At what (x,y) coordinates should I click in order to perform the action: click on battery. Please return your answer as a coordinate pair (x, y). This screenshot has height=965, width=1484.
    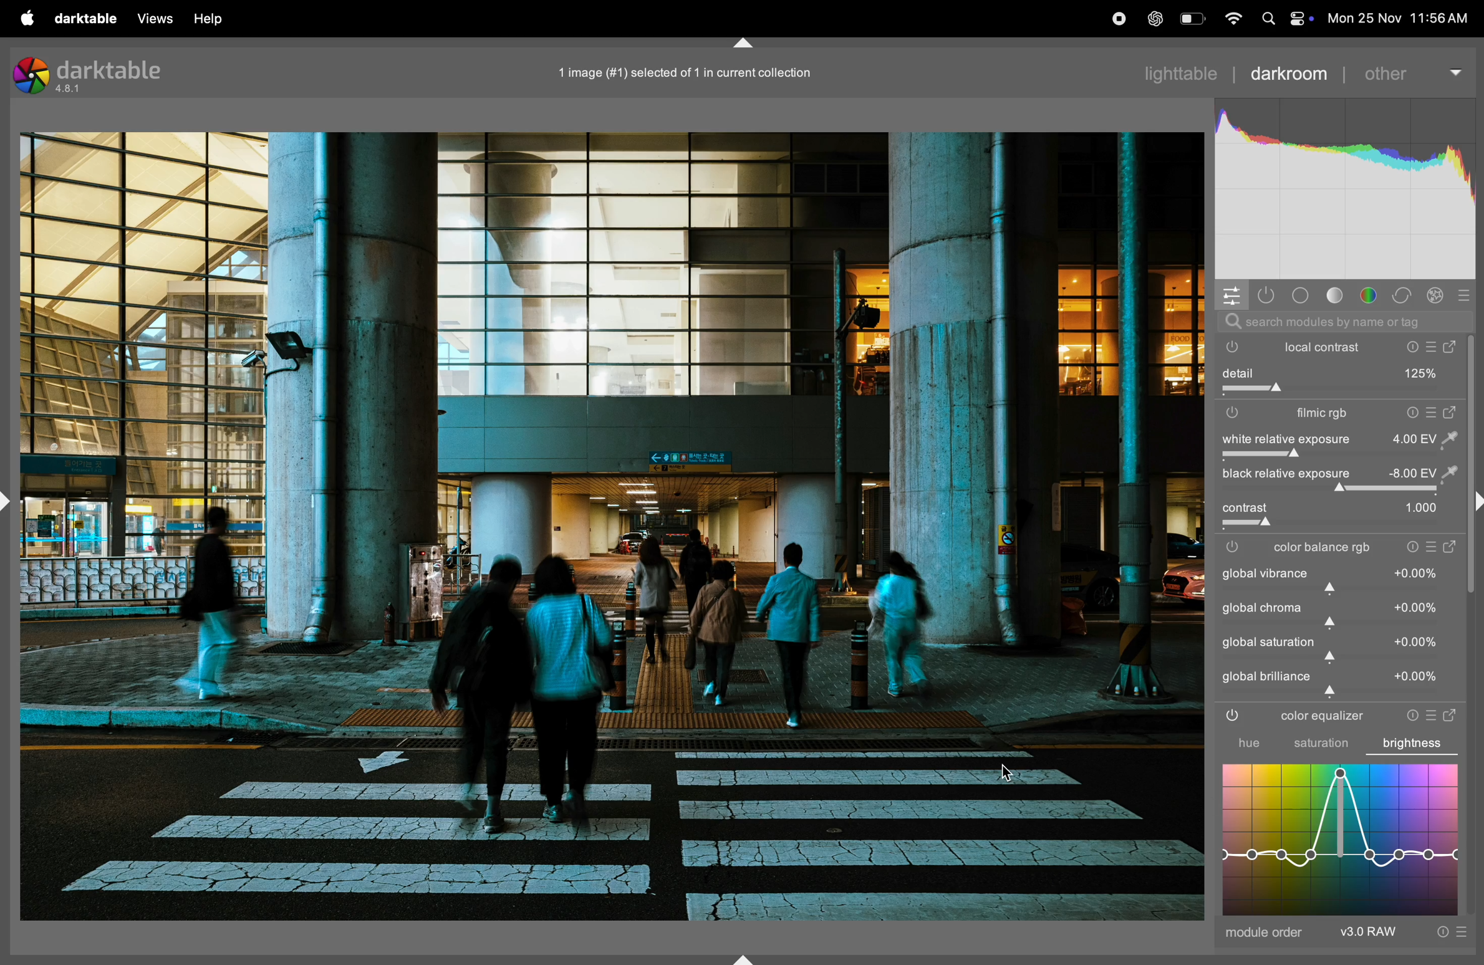
    Looking at the image, I should click on (1191, 18).